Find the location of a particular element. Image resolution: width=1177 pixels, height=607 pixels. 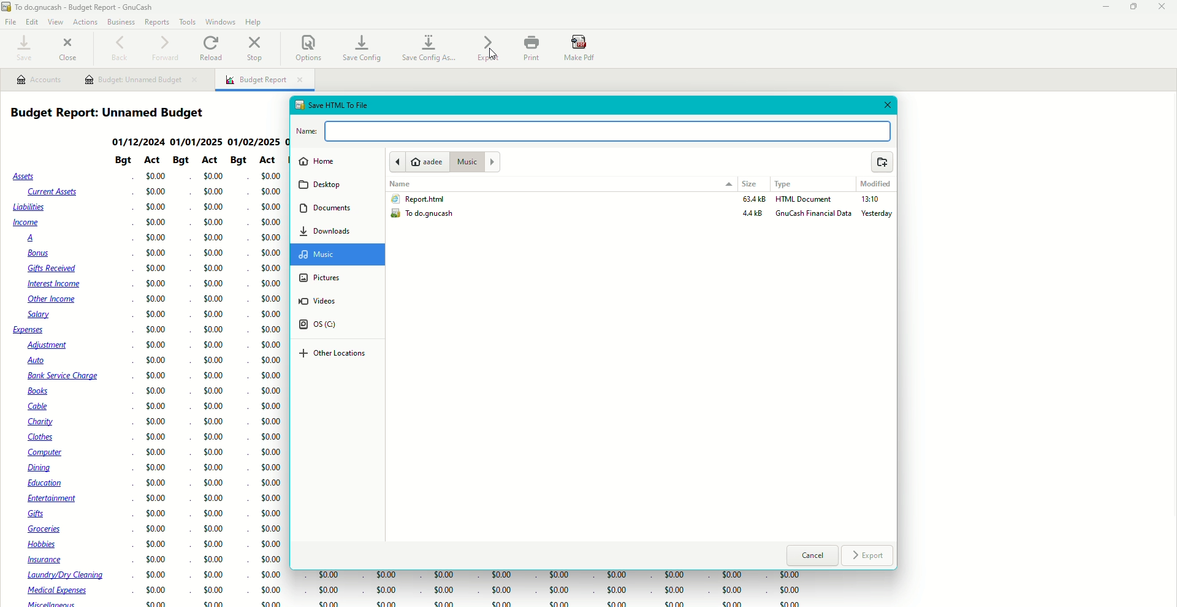

Actions is located at coordinates (85, 21).